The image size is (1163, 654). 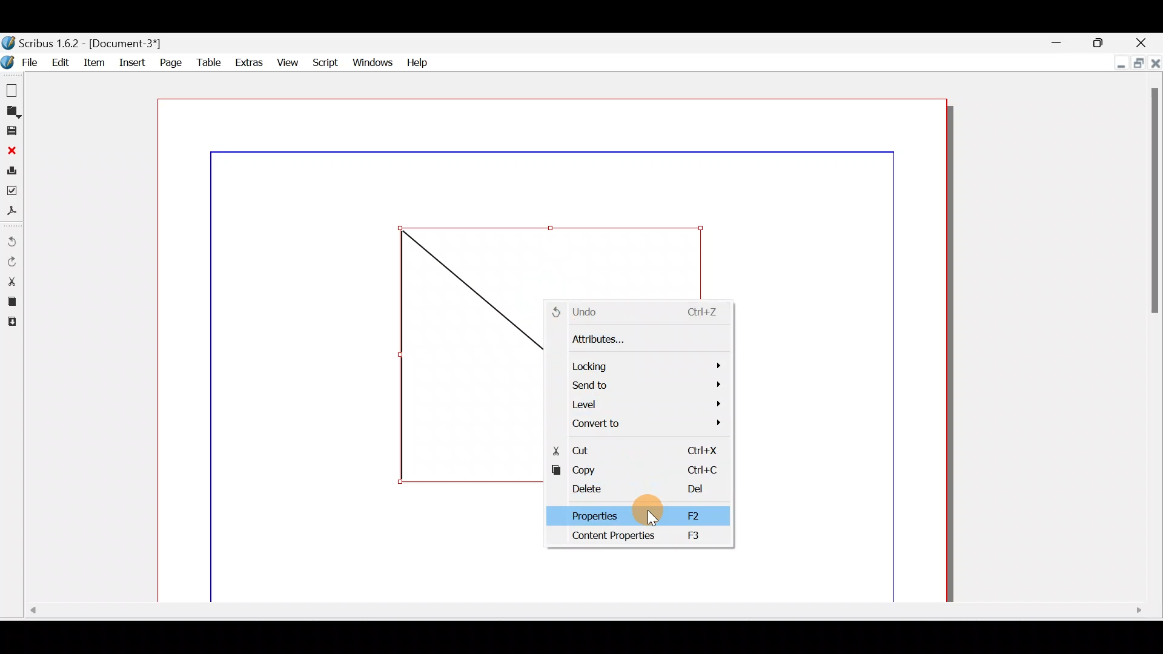 I want to click on Open, so click(x=13, y=111).